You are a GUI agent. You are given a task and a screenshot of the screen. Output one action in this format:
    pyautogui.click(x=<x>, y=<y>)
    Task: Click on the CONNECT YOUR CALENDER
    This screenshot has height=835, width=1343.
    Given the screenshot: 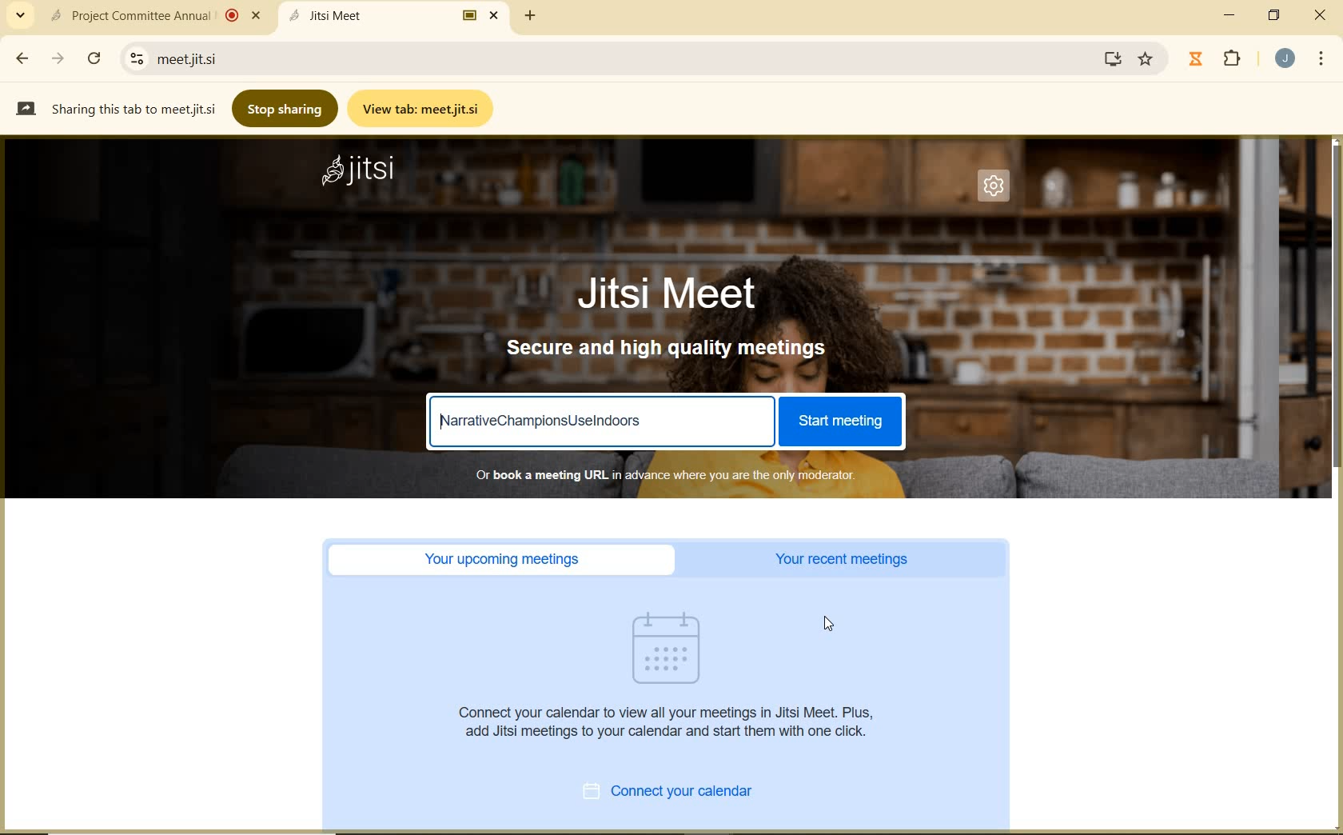 What is the action you would take?
    pyautogui.click(x=686, y=793)
    